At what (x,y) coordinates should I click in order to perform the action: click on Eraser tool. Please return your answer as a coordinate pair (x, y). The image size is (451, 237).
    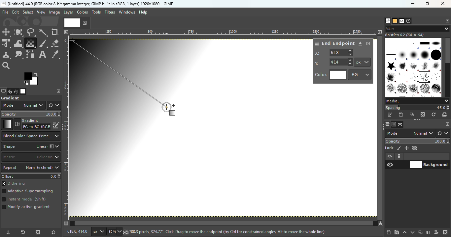
    Looking at the image, I should click on (55, 42).